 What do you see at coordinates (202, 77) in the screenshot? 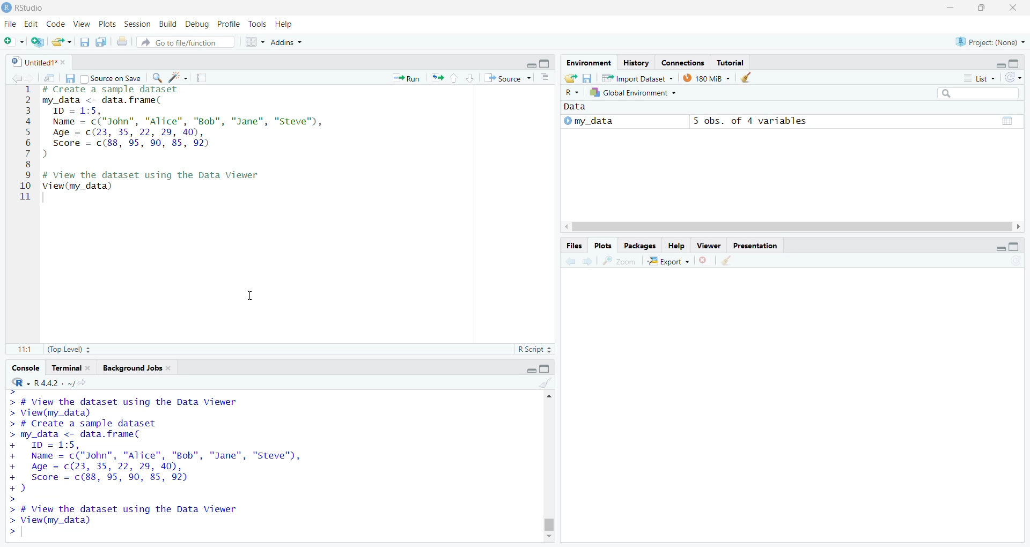
I see `Pages` at bounding box center [202, 77].